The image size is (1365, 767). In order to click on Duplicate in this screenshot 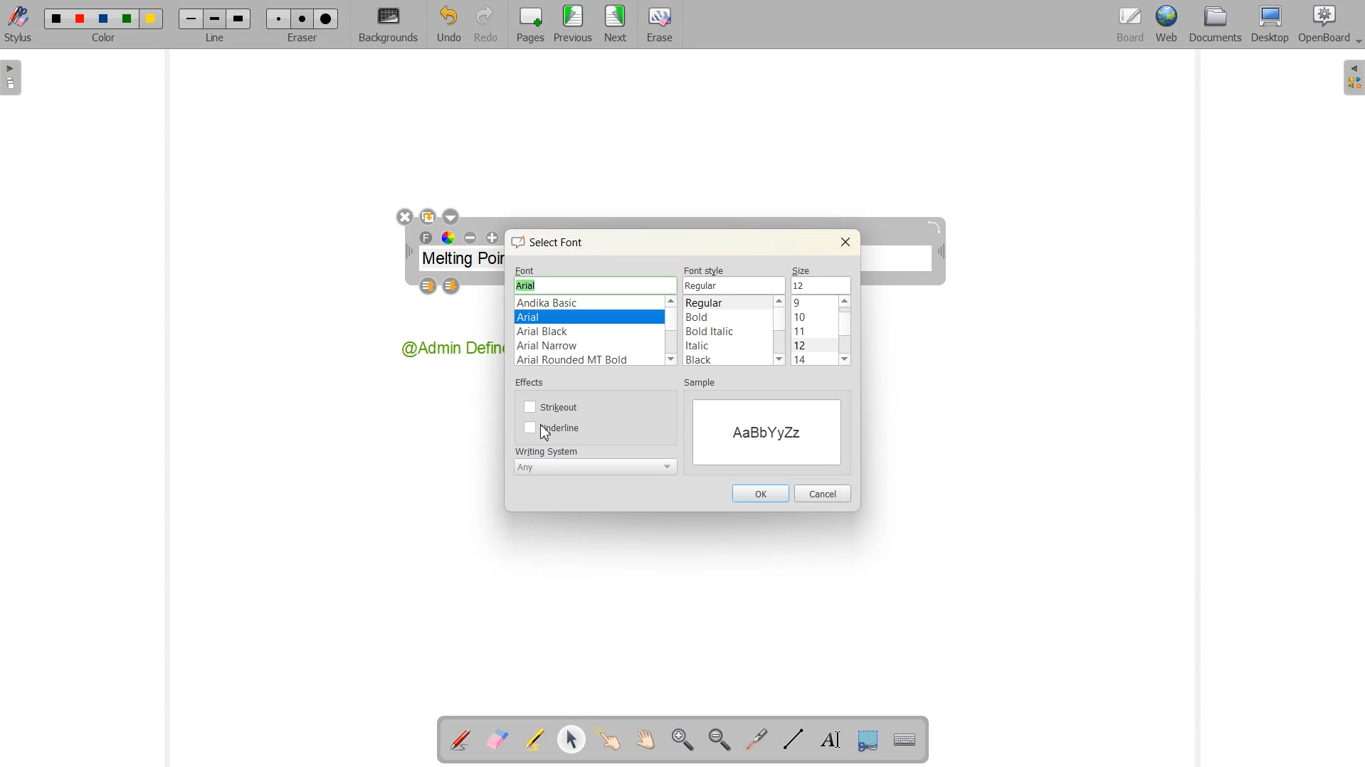, I will do `click(428, 216)`.